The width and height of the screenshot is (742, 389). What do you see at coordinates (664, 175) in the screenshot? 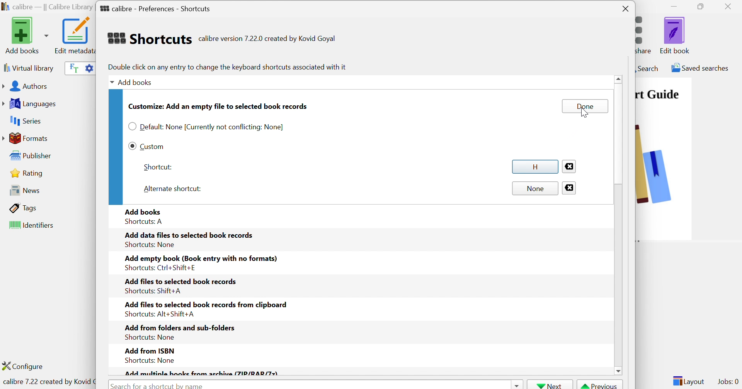
I see `image` at bounding box center [664, 175].